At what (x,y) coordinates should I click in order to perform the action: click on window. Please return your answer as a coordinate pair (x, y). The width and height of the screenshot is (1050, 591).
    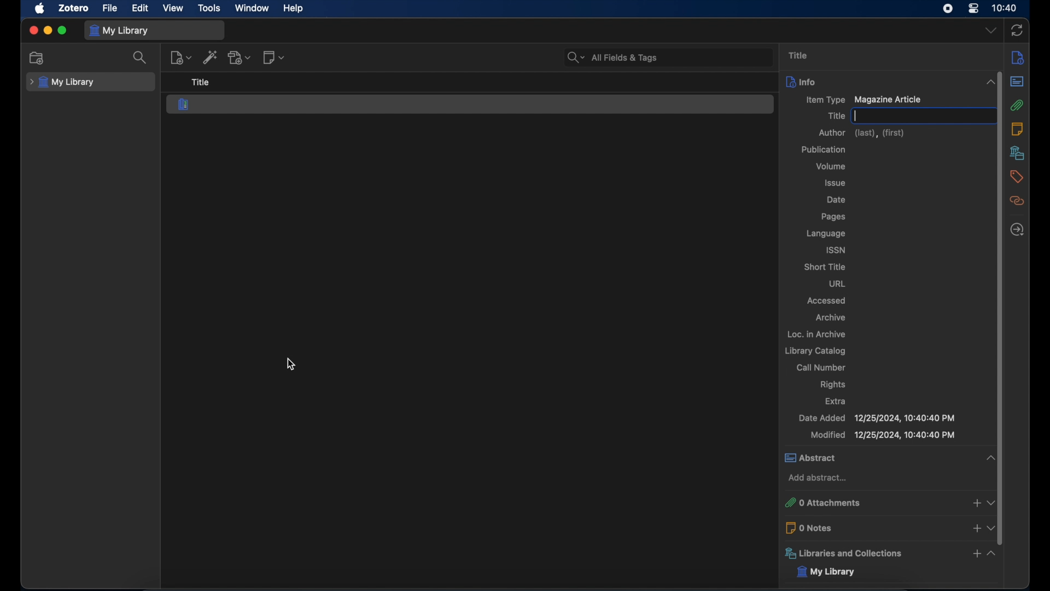
    Looking at the image, I should click on (253, 8).